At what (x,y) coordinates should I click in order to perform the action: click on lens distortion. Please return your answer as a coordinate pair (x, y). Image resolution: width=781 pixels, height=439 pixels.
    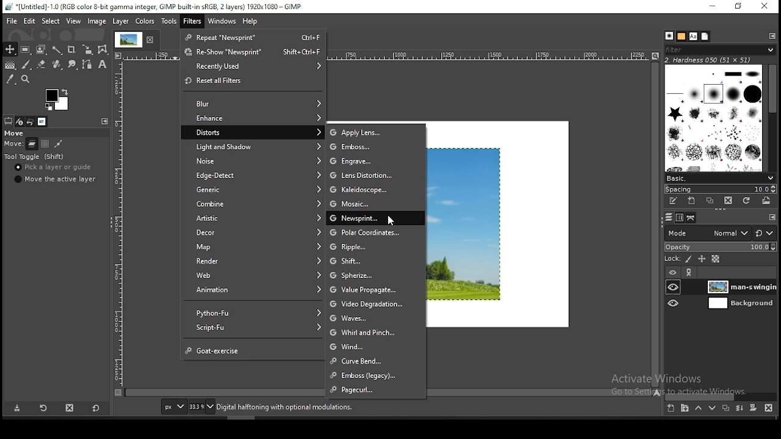
    Looking at the image, I should click on (376, 175).